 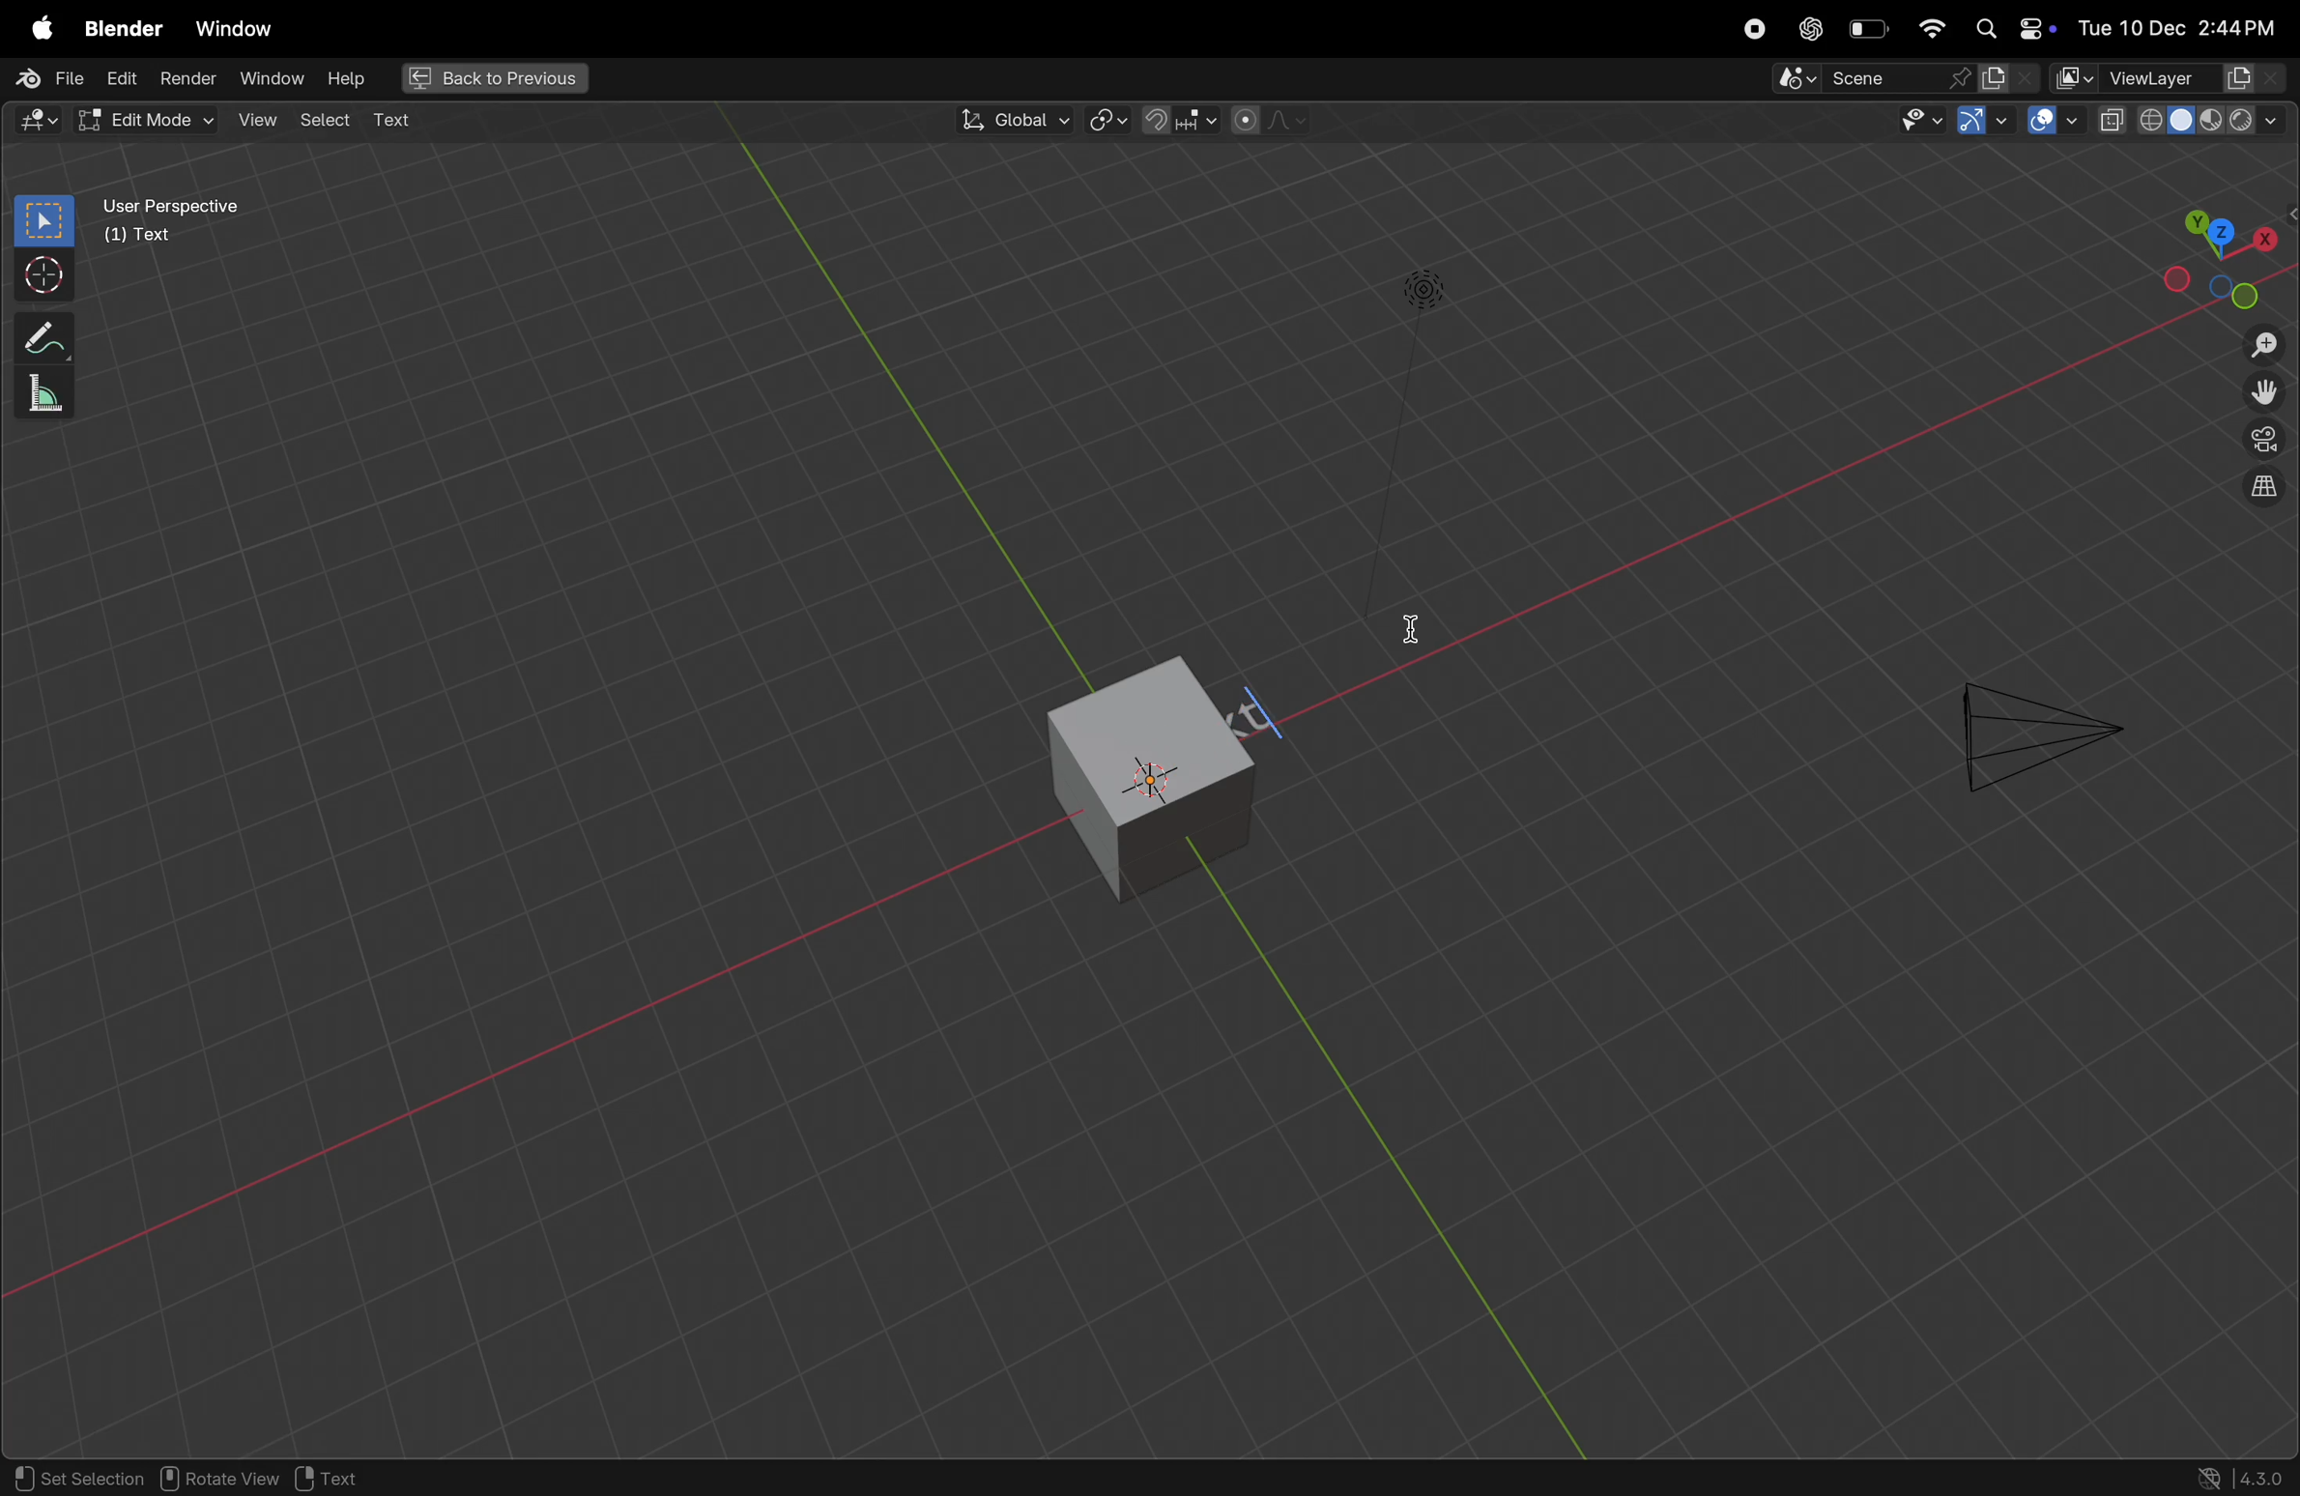 What do you see at coordinates (41, 220) in the screenshot?
I see `select` at bounding box center [41, 220].